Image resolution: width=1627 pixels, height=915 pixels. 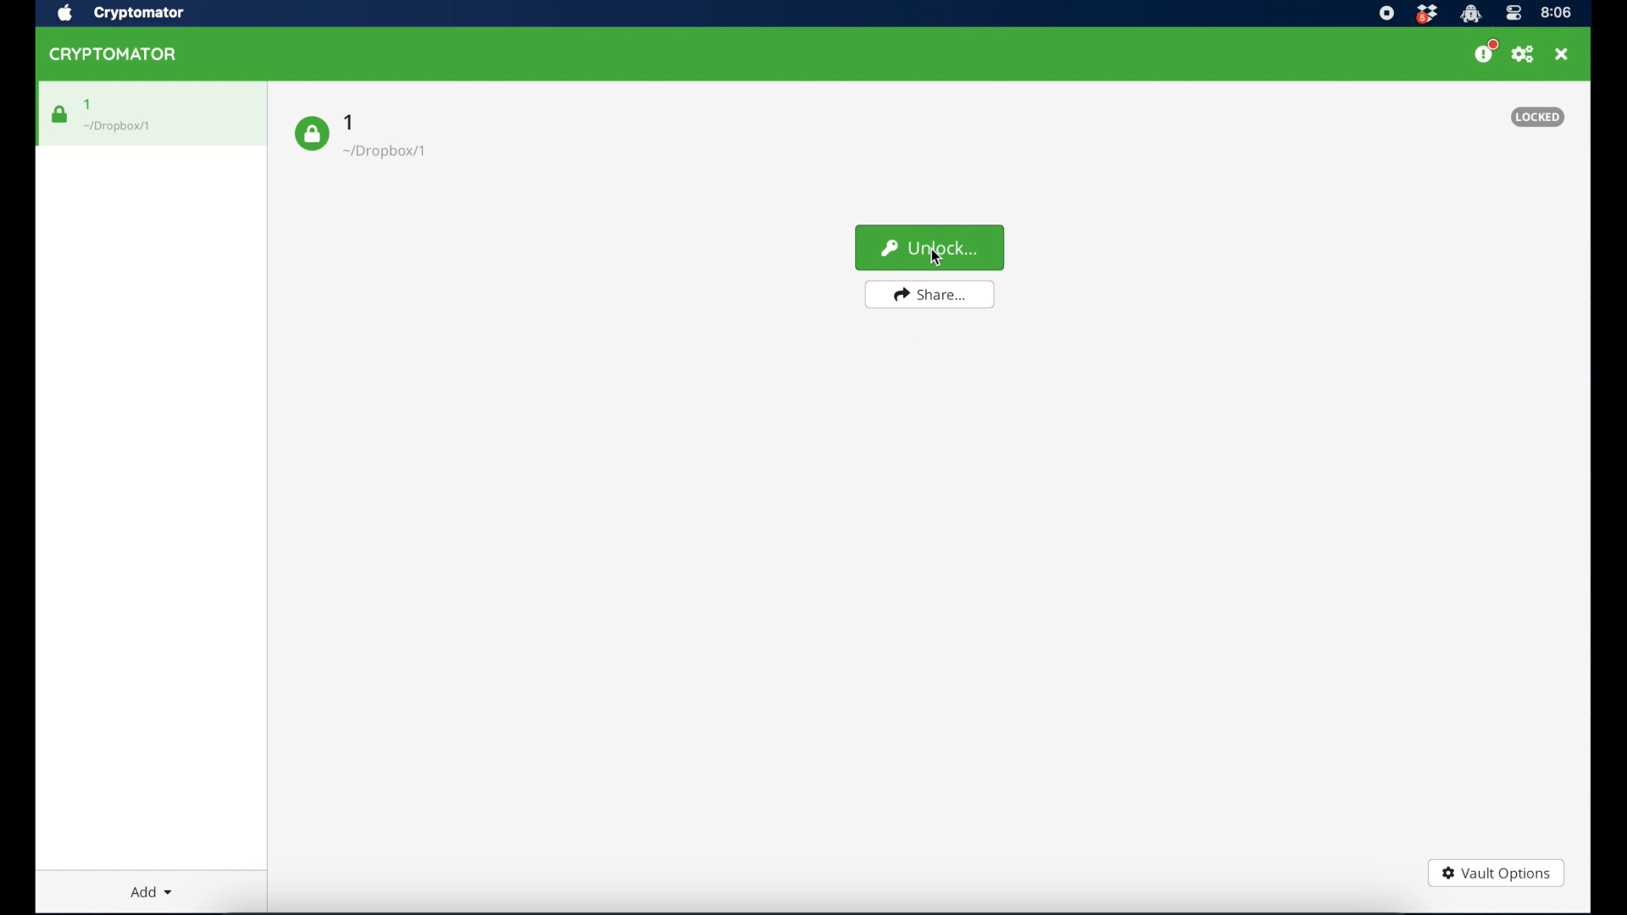 I want to click on dropbox icon, so click(x=1426, y=14).